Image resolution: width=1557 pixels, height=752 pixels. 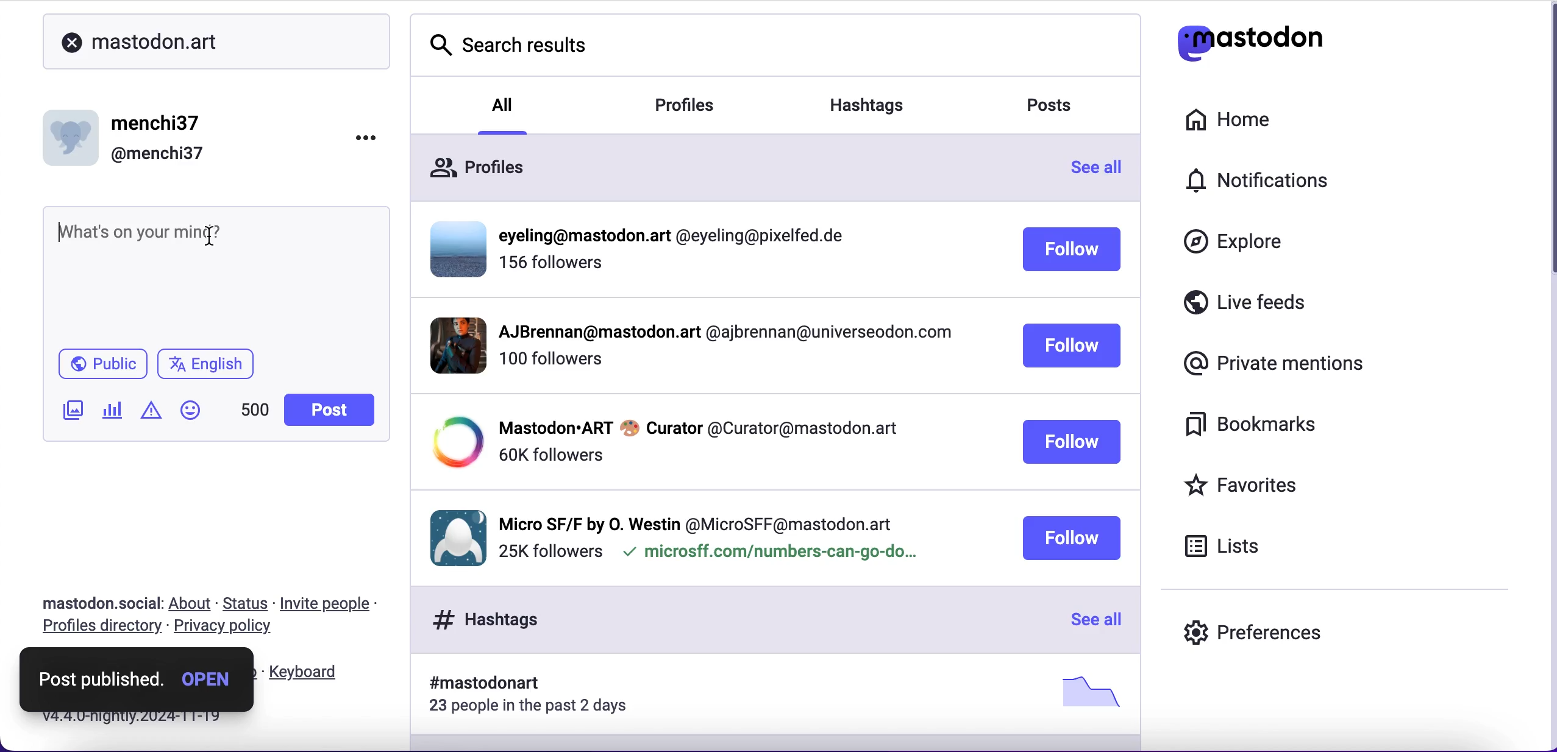 I want to click on posts, so click(x=1061, y=108).